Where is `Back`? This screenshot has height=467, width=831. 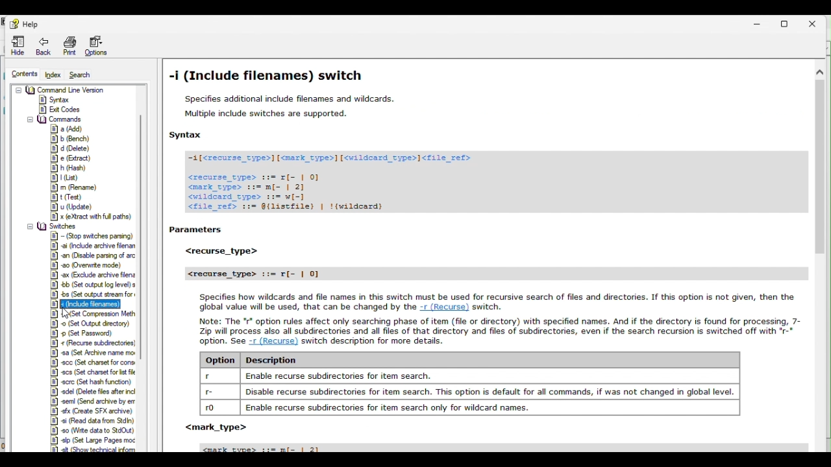
Back is located at coordinates (44, 43).